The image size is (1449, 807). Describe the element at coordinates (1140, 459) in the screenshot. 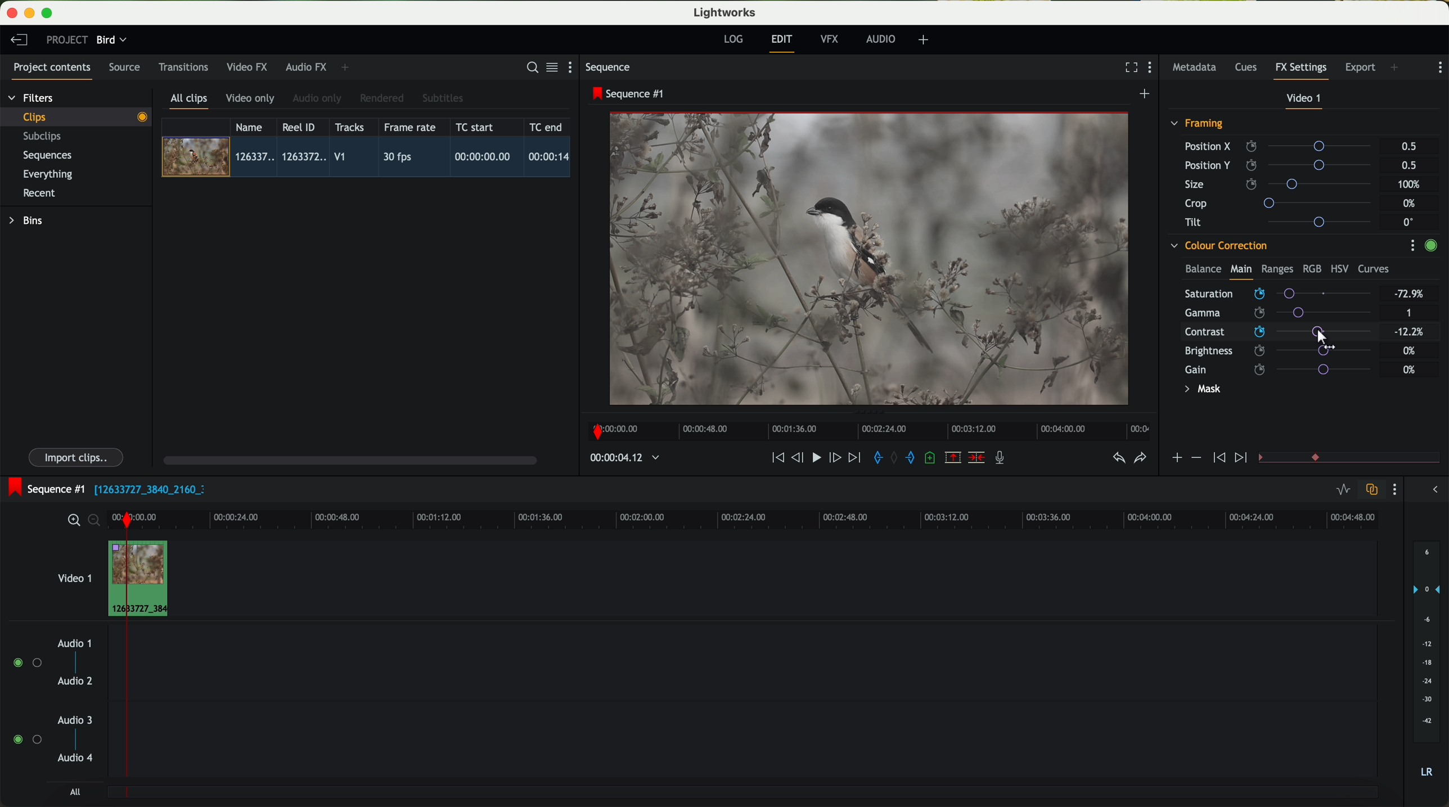

I see `redo` at that location.